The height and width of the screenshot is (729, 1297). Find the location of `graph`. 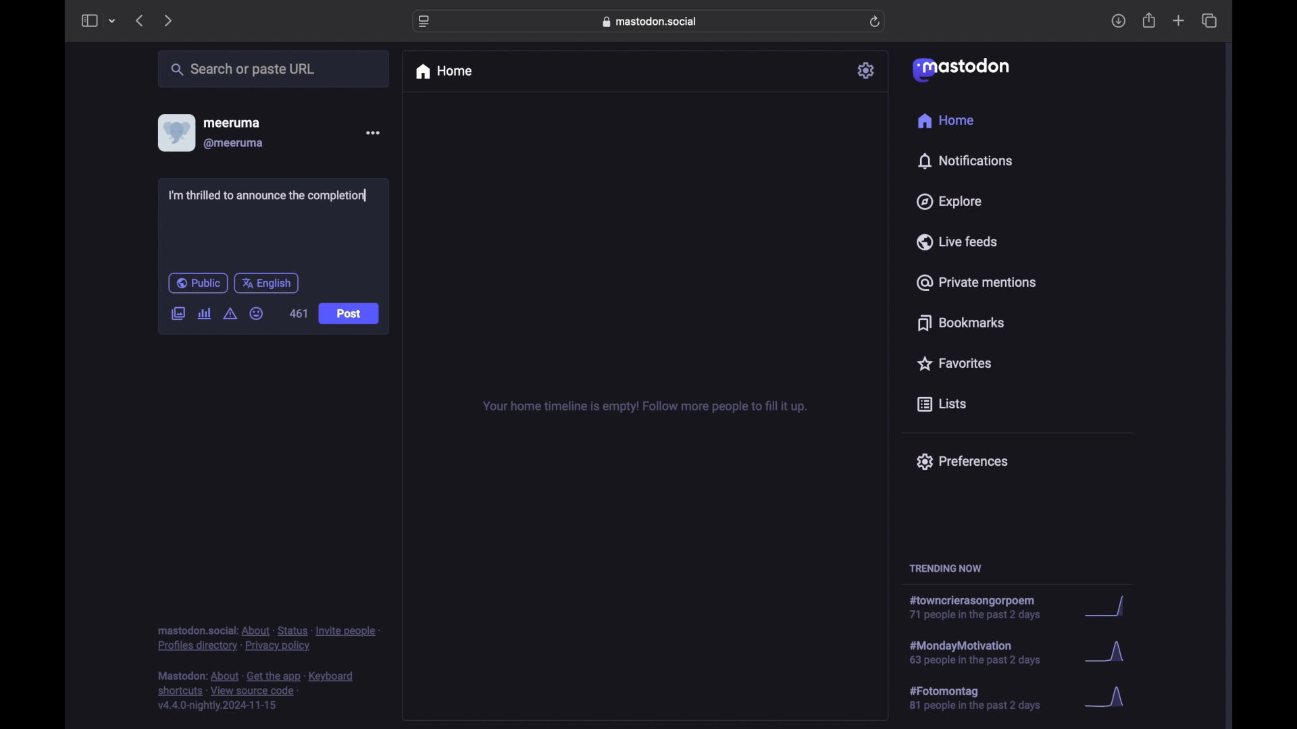

graph is located at coordinates (1109, 653).